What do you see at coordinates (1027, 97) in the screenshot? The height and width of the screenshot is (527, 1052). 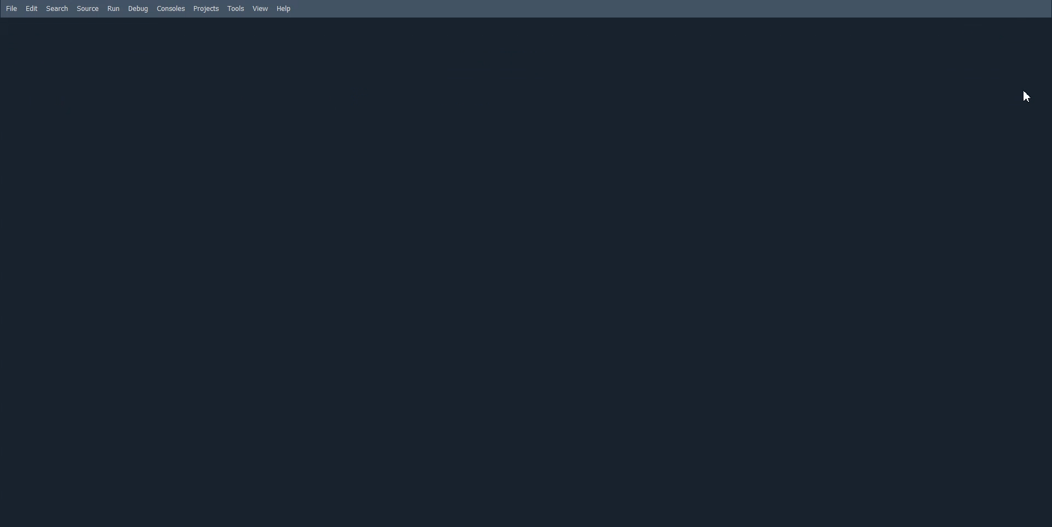 I see `Cursor` at bounding box center [1027, 97].